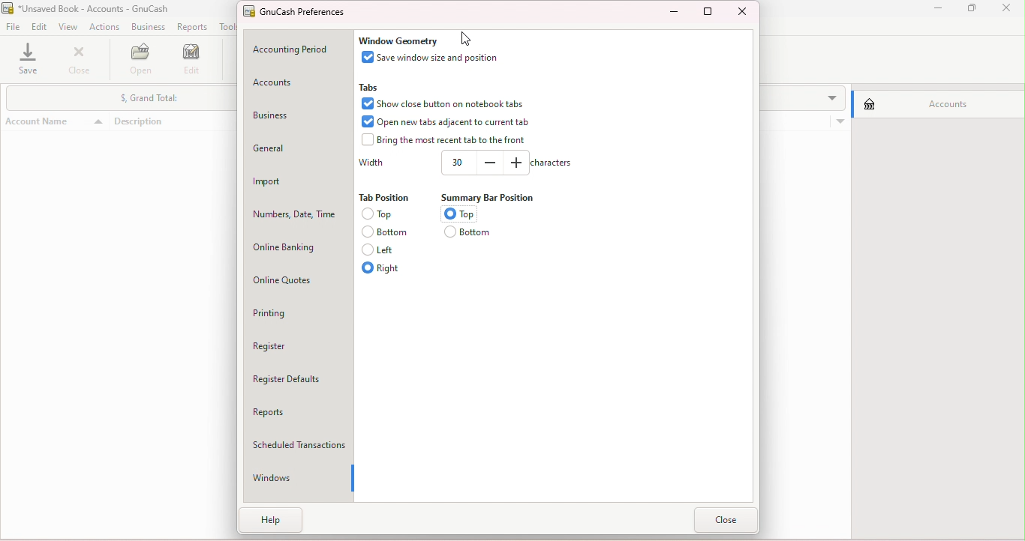  What do you see at coordinates (304, 444) in the screenshot?
I see `Scheduled Transaction` at bounding box center [304, 444].